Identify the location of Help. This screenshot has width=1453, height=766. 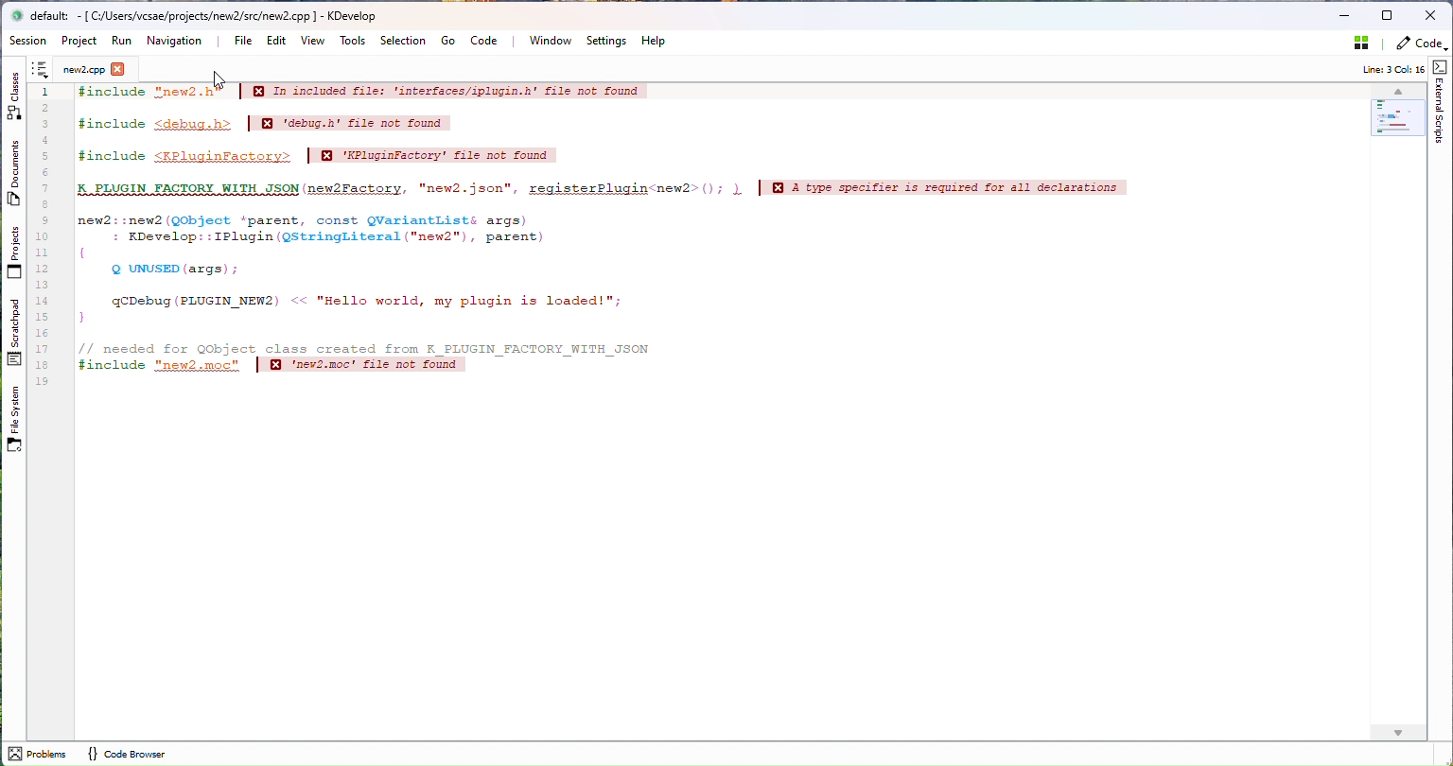
(654, 43).